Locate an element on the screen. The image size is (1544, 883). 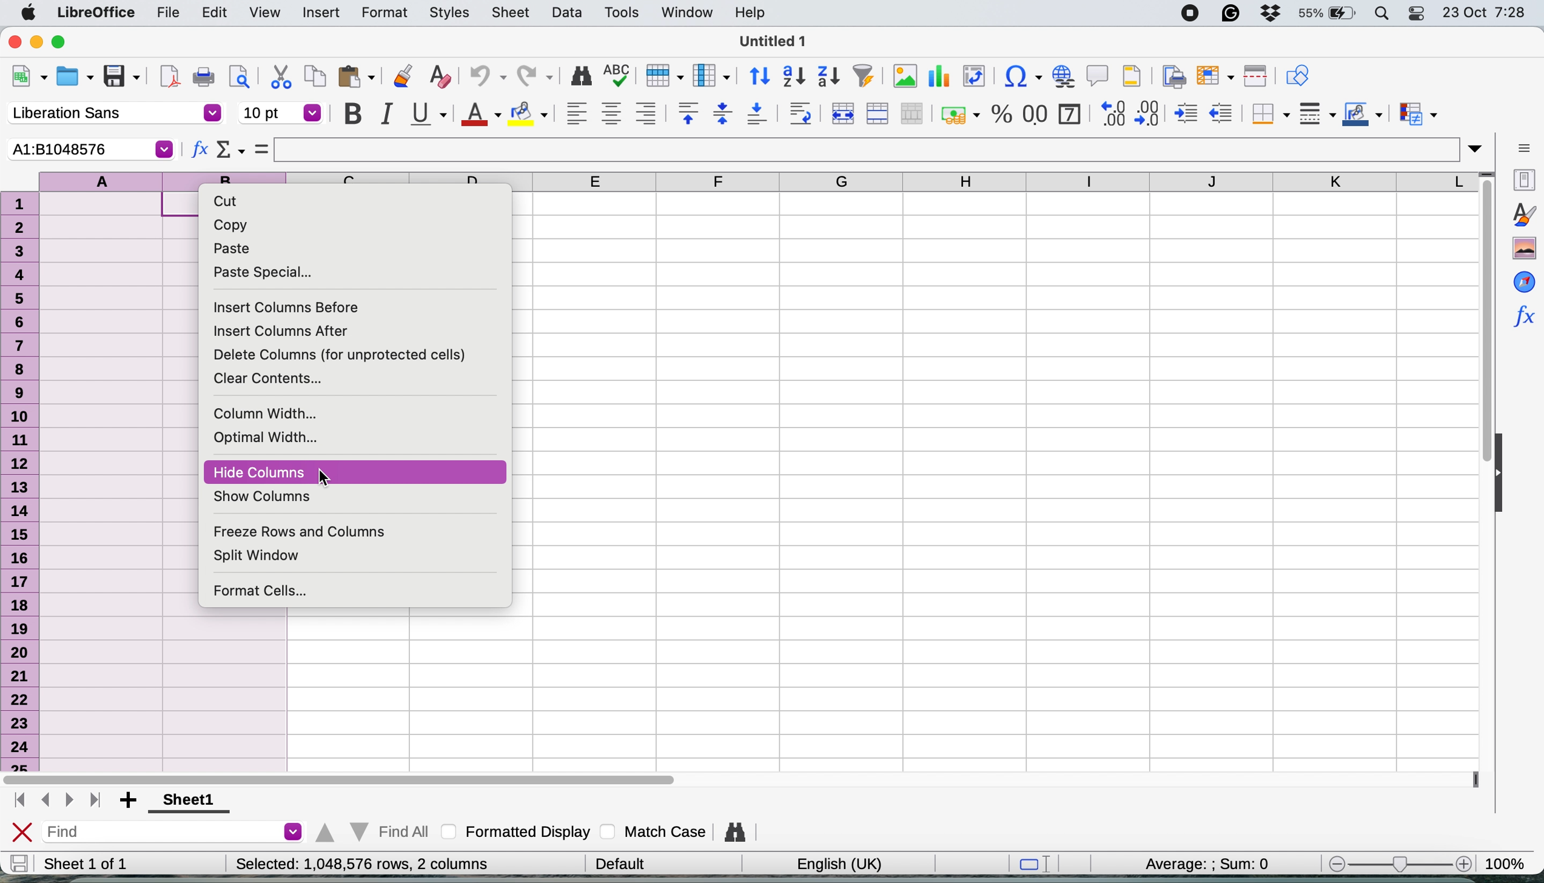
split window is located at coordinates (262, 558).